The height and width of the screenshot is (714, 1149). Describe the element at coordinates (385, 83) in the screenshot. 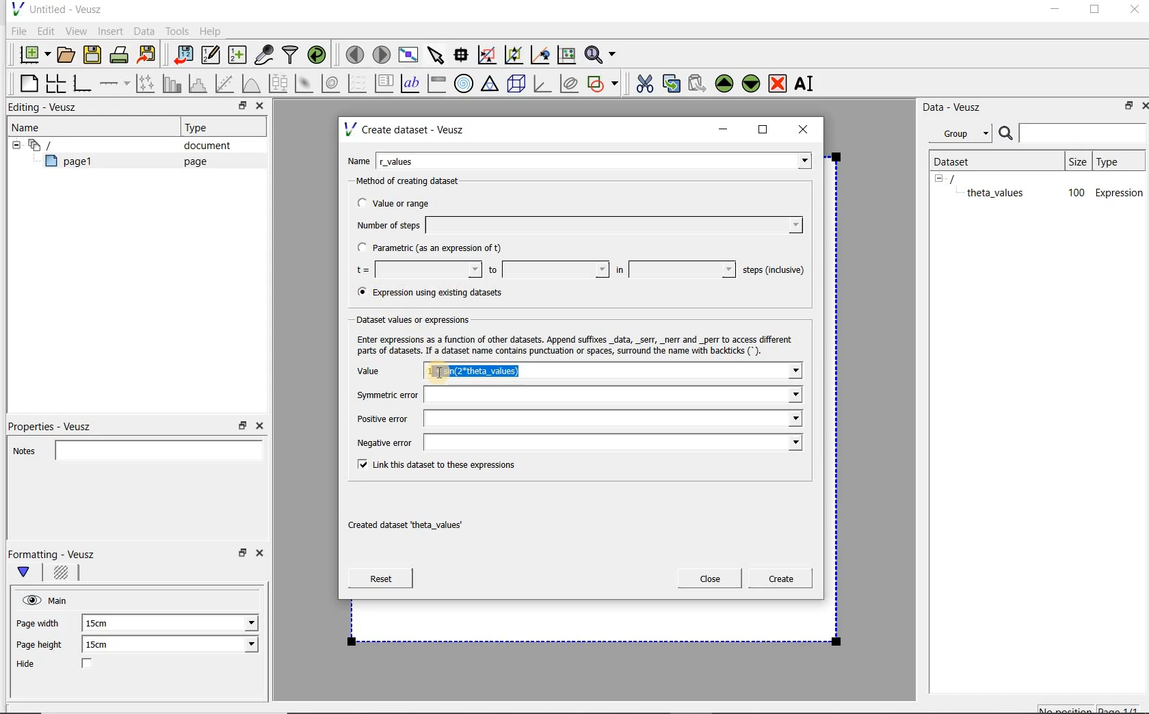

I see `plot key` at that location.